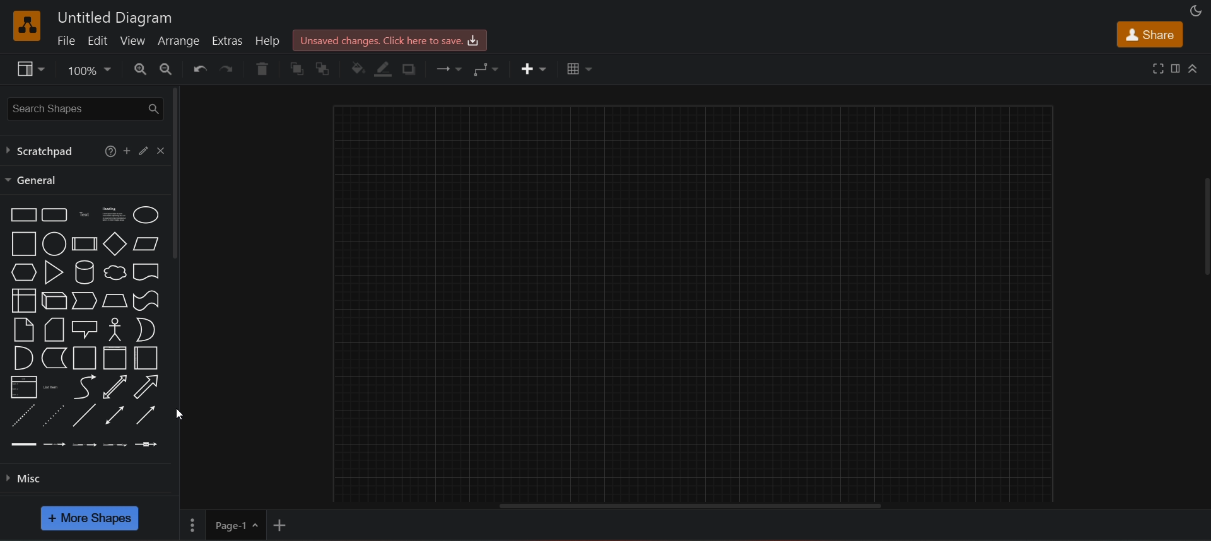 This screenshot has height=541, width=1211. What do you see at coordinates (114, 272) in the screenshot?
I see `cloud` at bounding box center [114, 272].